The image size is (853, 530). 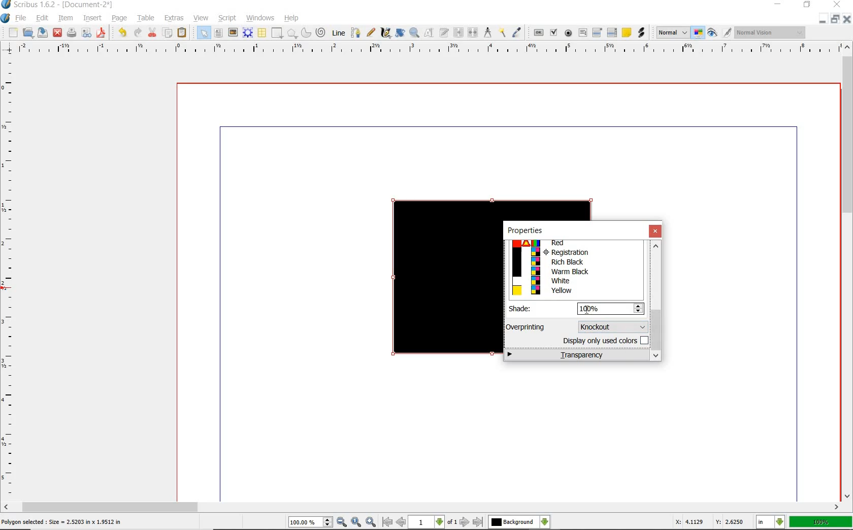 What do you see at coordinates (527, 327) in the screenshot?
I see `Overprinting` at bounding box center [527, 327].